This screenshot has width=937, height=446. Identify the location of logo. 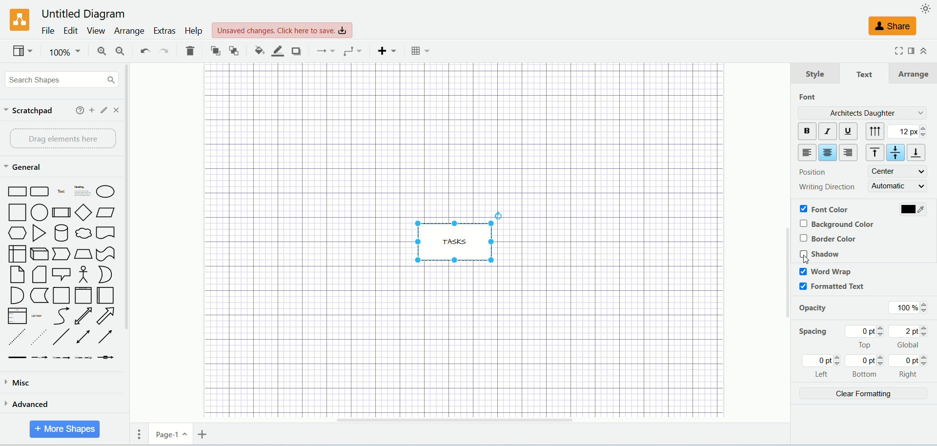
(17, 20).